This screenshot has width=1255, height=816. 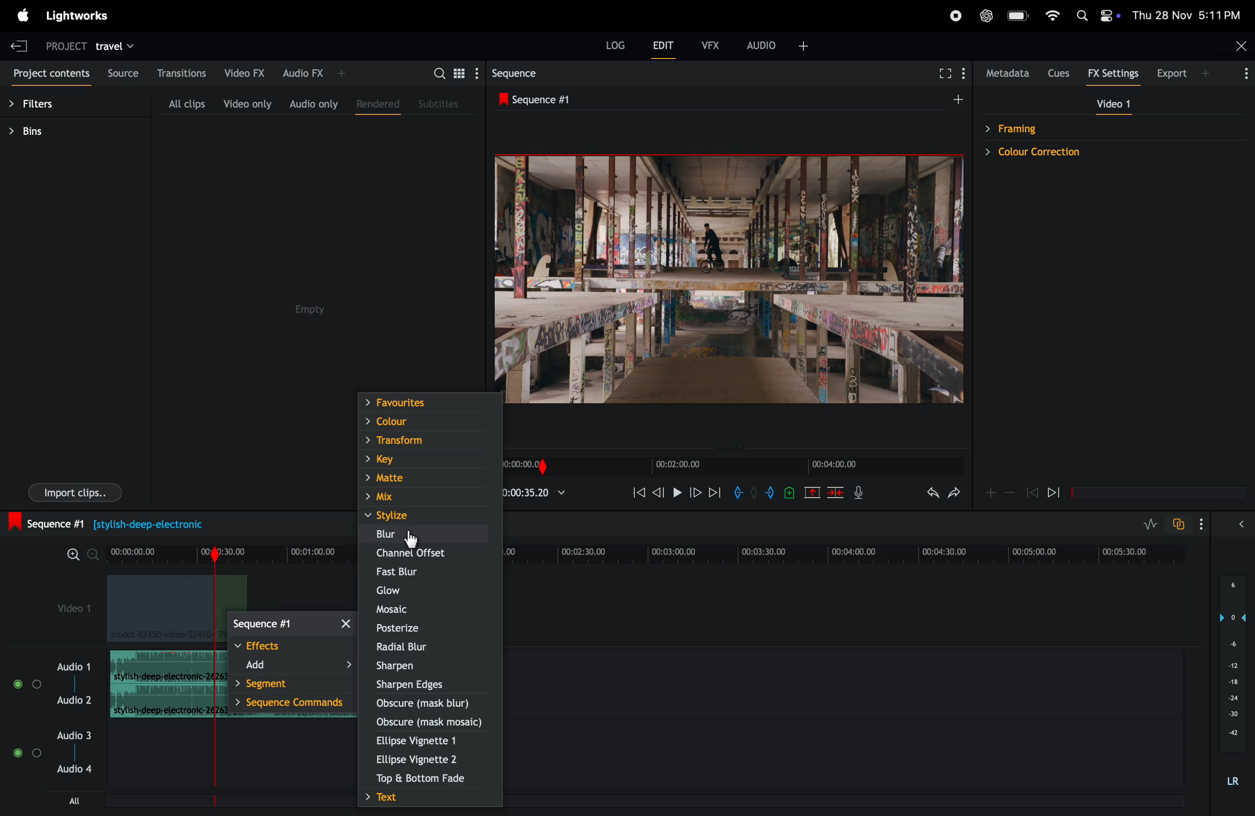 I want to click on transform, so click(x=426, y=438).